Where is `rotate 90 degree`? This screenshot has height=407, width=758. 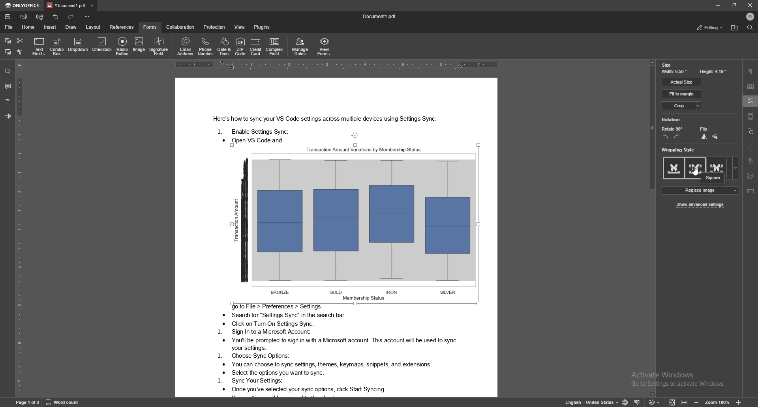 rotate 90 degree is located at coordinates (673, 129).